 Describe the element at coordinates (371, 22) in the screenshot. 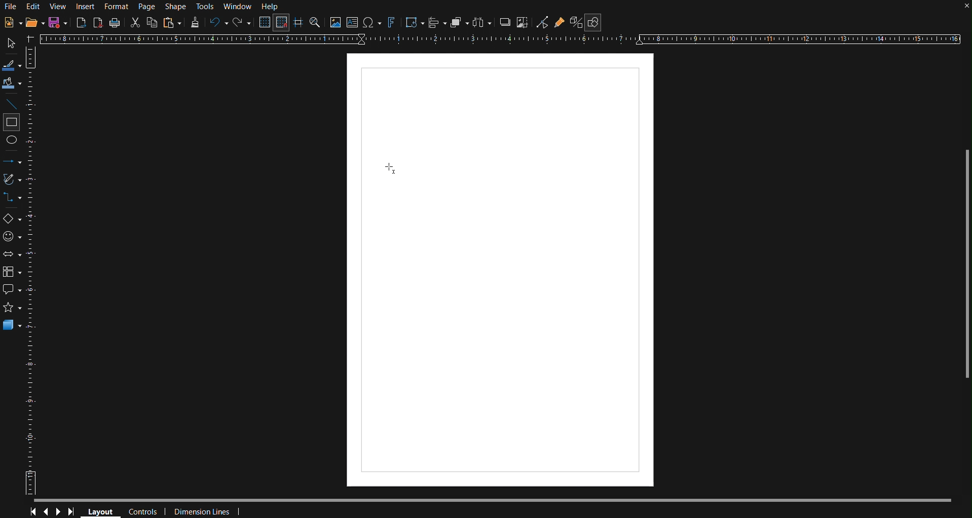

I see `Insert Special Character` at that location.